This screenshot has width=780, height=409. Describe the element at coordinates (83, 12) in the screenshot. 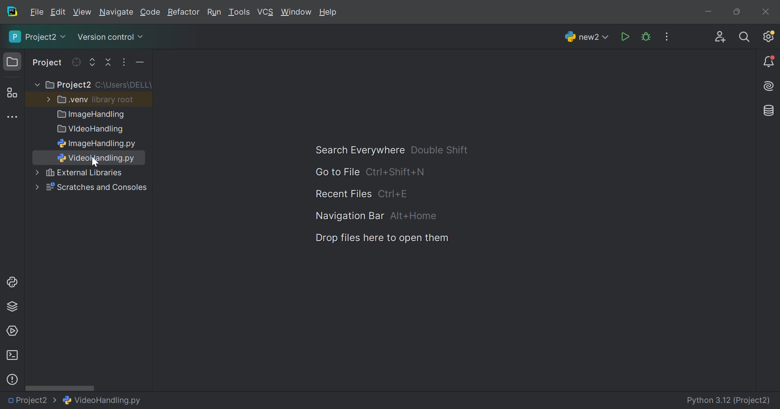

I see `View` at that location.